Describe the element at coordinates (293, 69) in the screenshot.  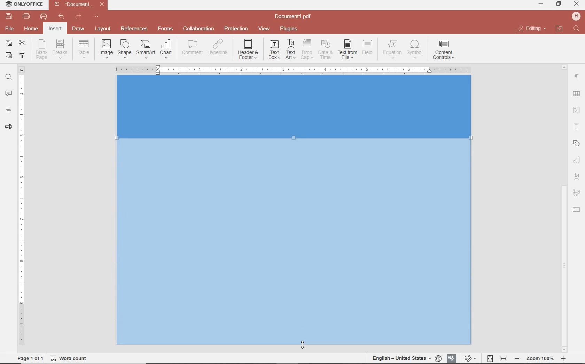
I see `` at that location.